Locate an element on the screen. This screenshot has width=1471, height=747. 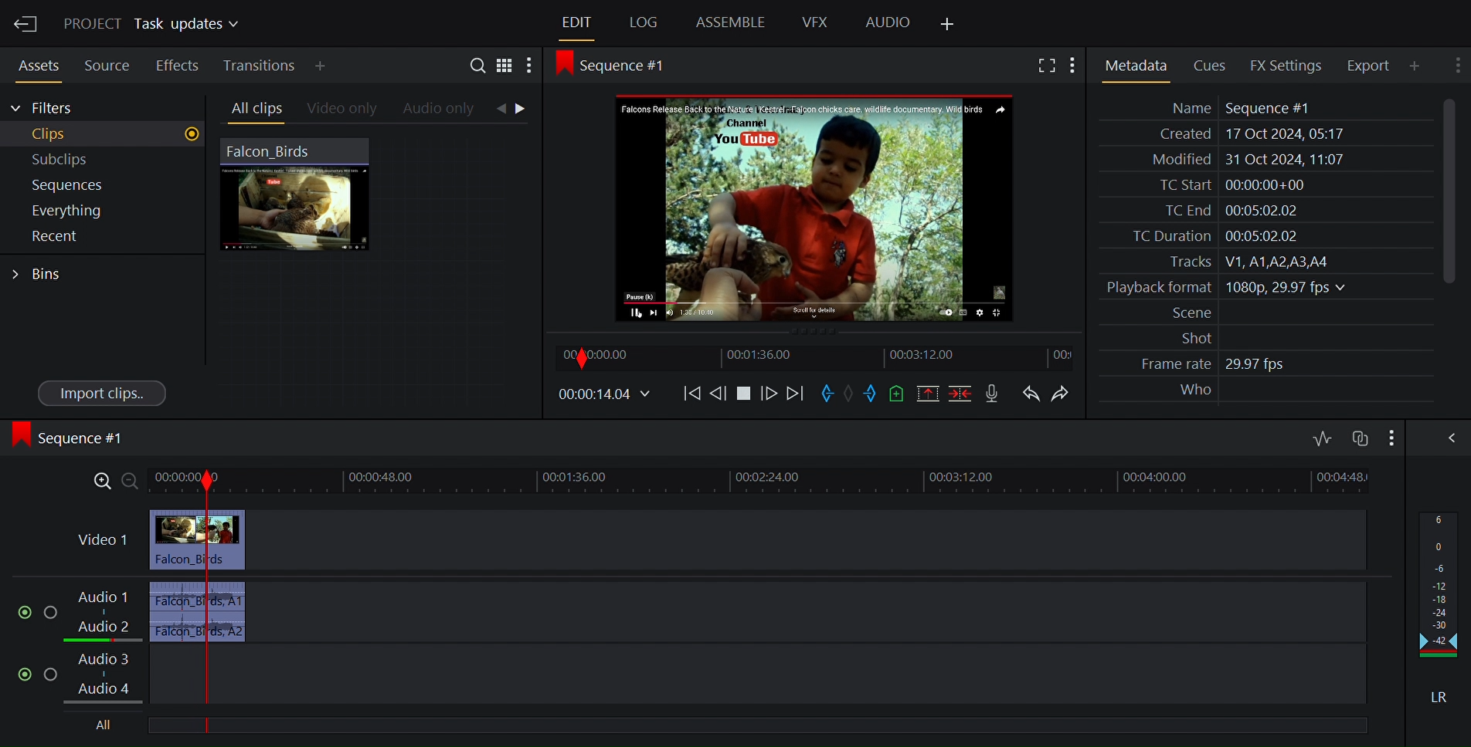
Navigation is located at coordinates (519, 110).